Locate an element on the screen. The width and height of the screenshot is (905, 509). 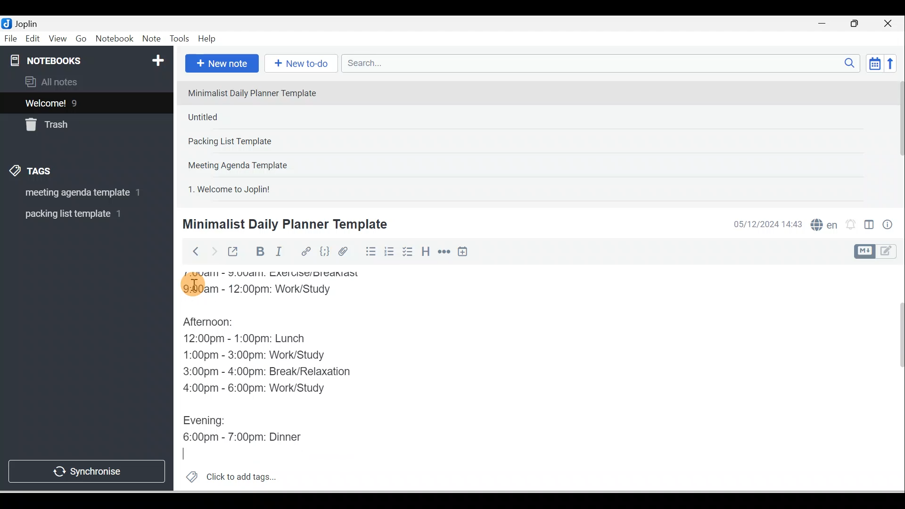
Note 2 is located at coordinates (249, 117).